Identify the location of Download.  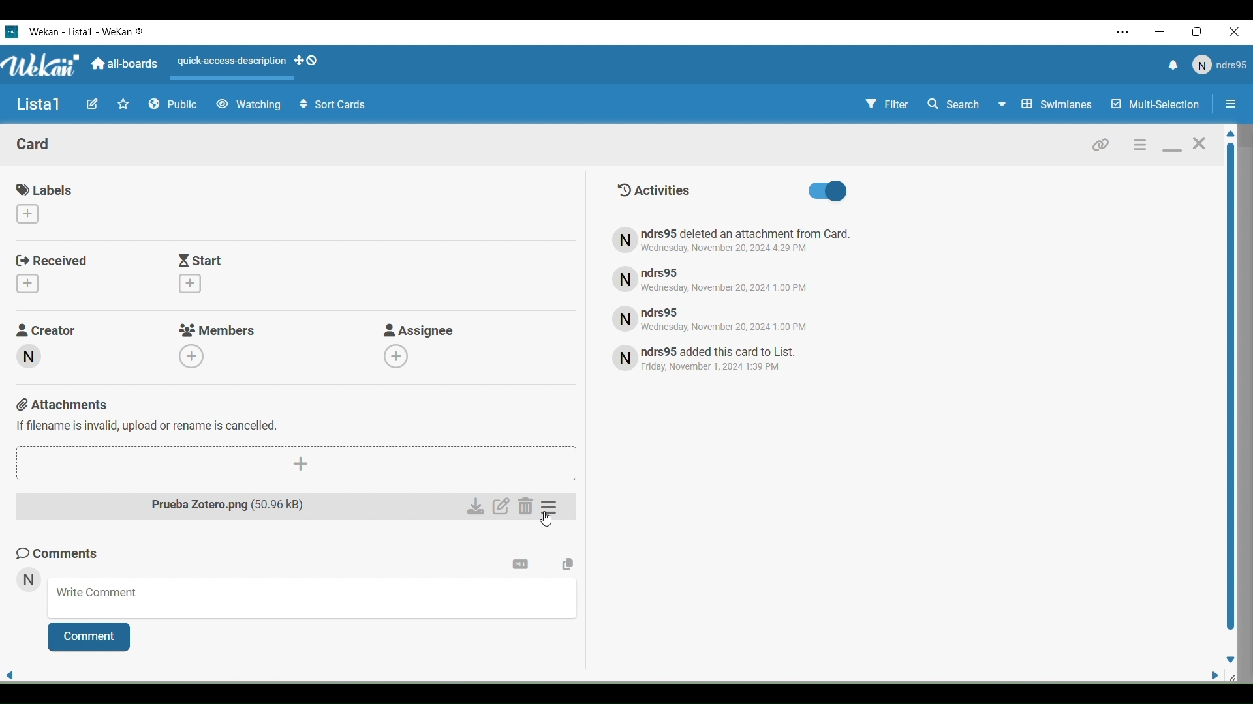
(476, 507).